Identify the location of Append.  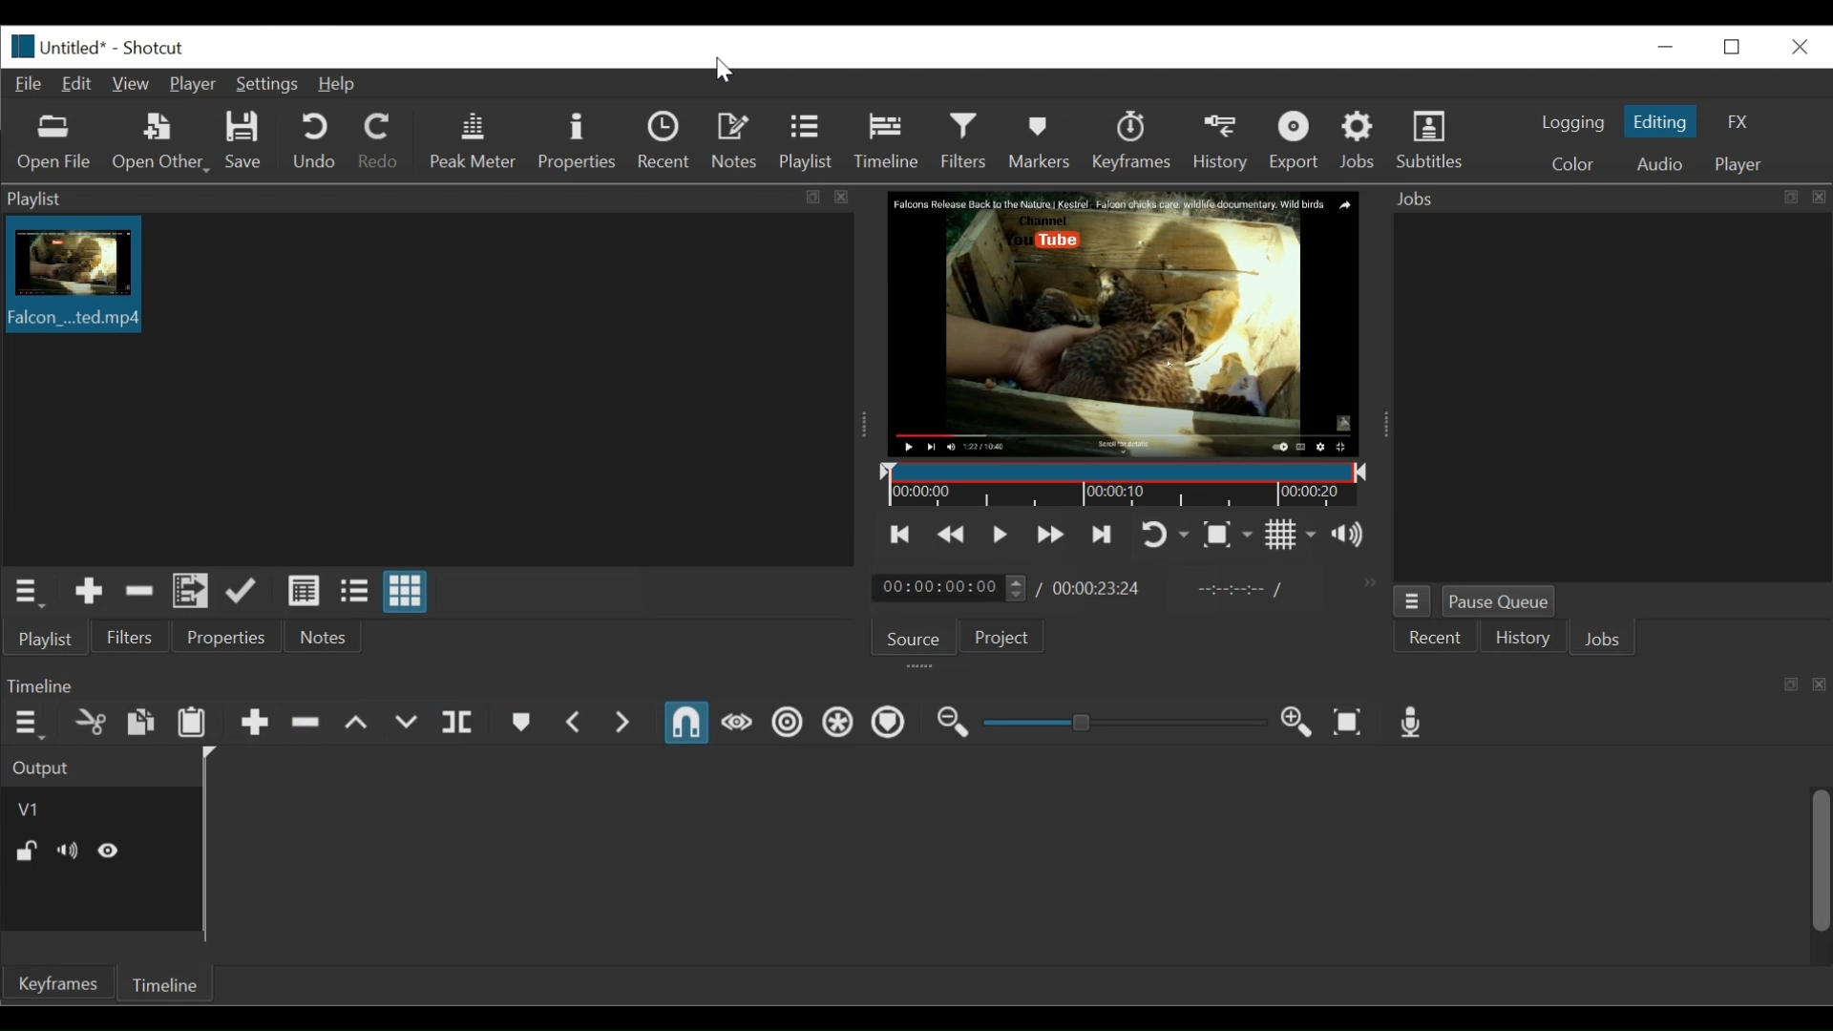
(254, 724).